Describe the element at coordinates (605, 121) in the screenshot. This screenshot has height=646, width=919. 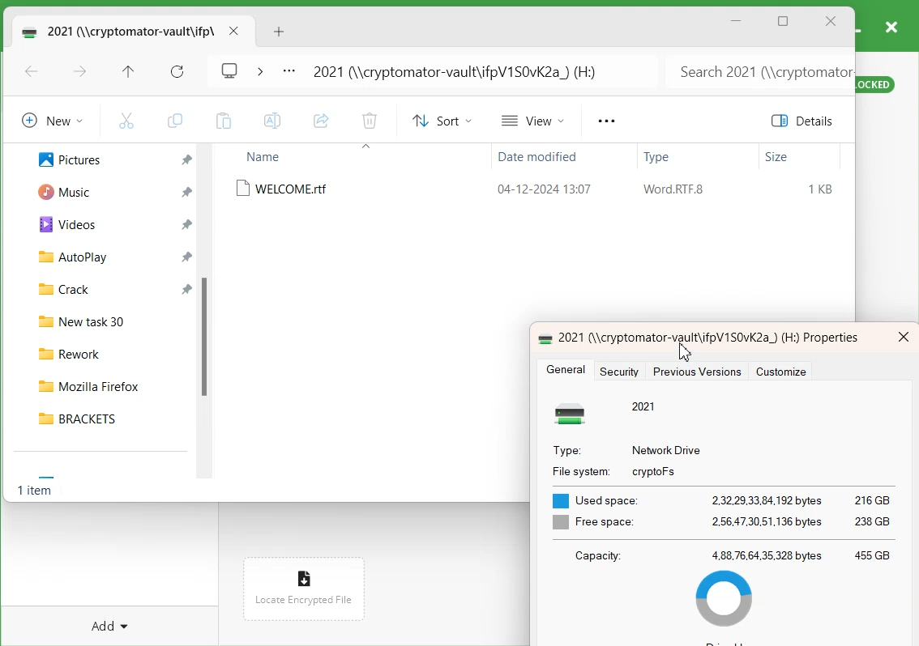
I see `More` at that location.